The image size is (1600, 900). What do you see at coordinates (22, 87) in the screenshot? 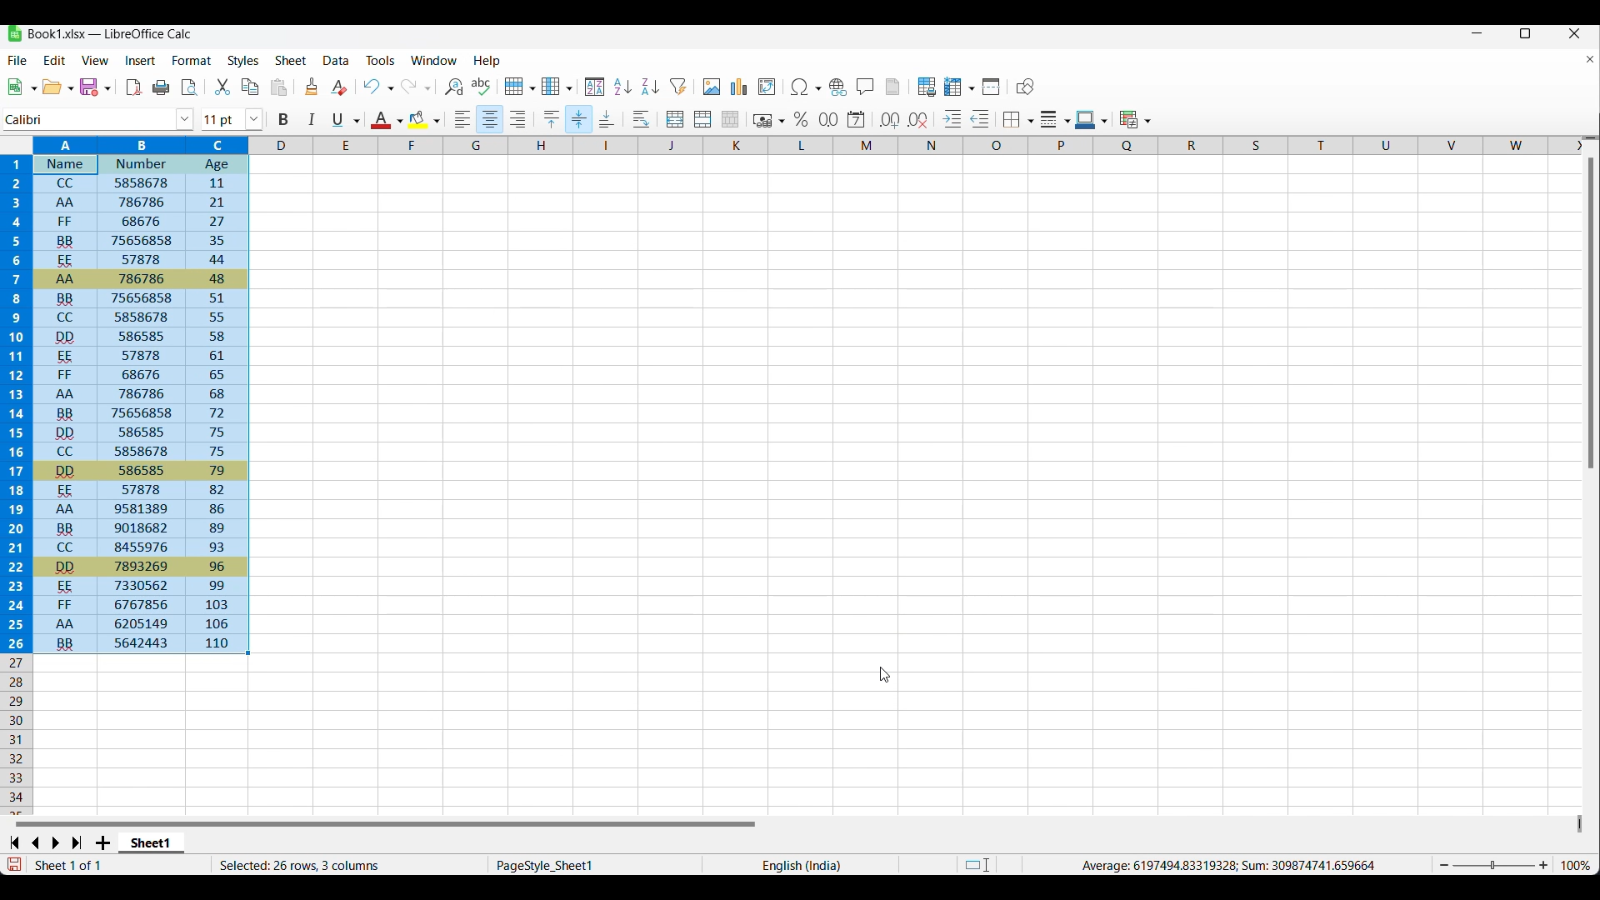
I see `New document options` at bounding box center [22, 87].